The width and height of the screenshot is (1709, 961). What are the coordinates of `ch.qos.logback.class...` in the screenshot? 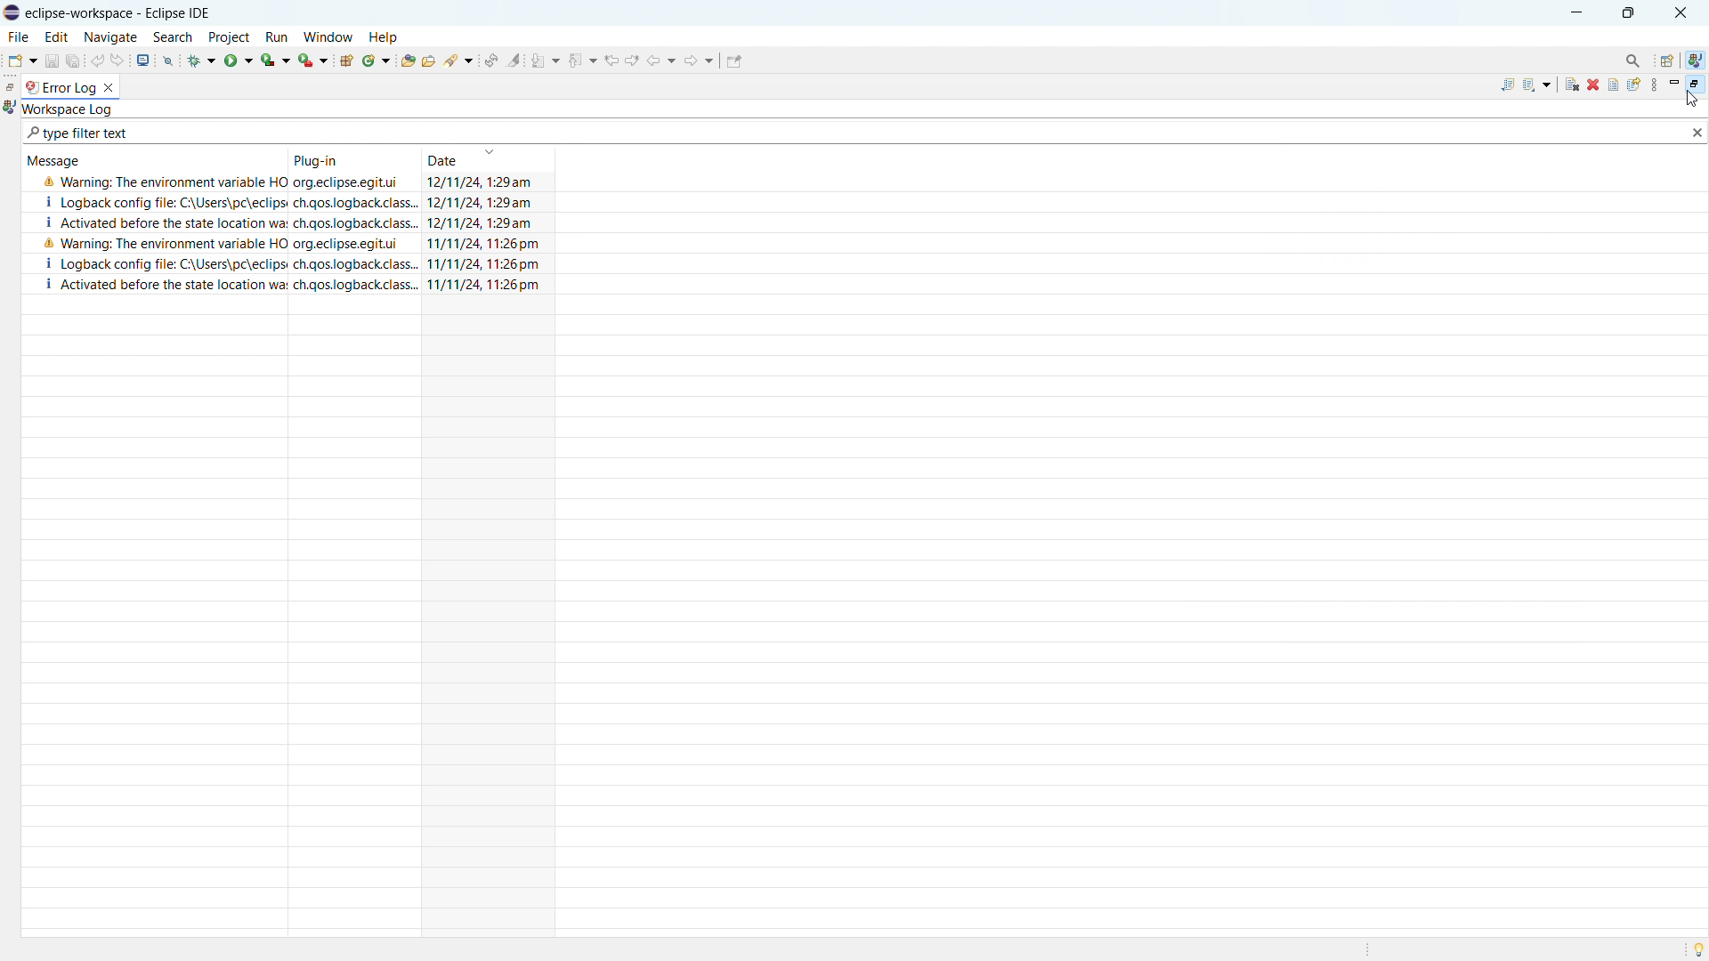 It's located at (352, 222).